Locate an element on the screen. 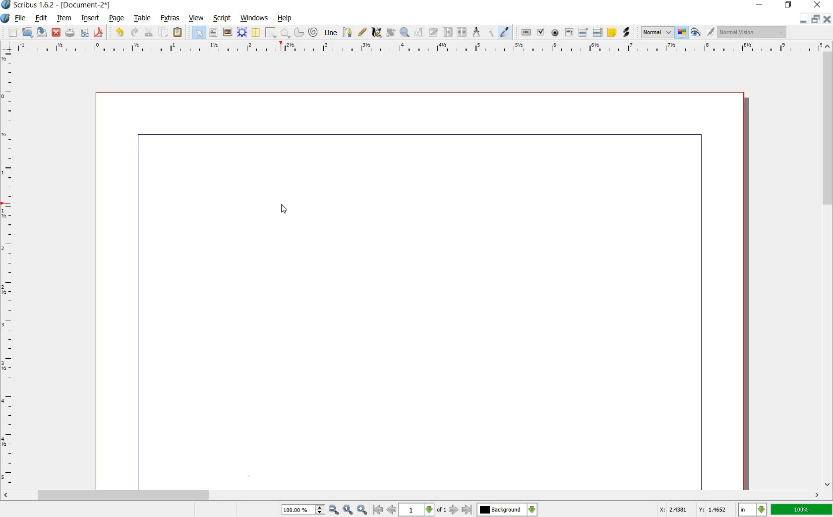 This screenshot has height=517, width=833. zoom out is located at coordinates (334, 510).